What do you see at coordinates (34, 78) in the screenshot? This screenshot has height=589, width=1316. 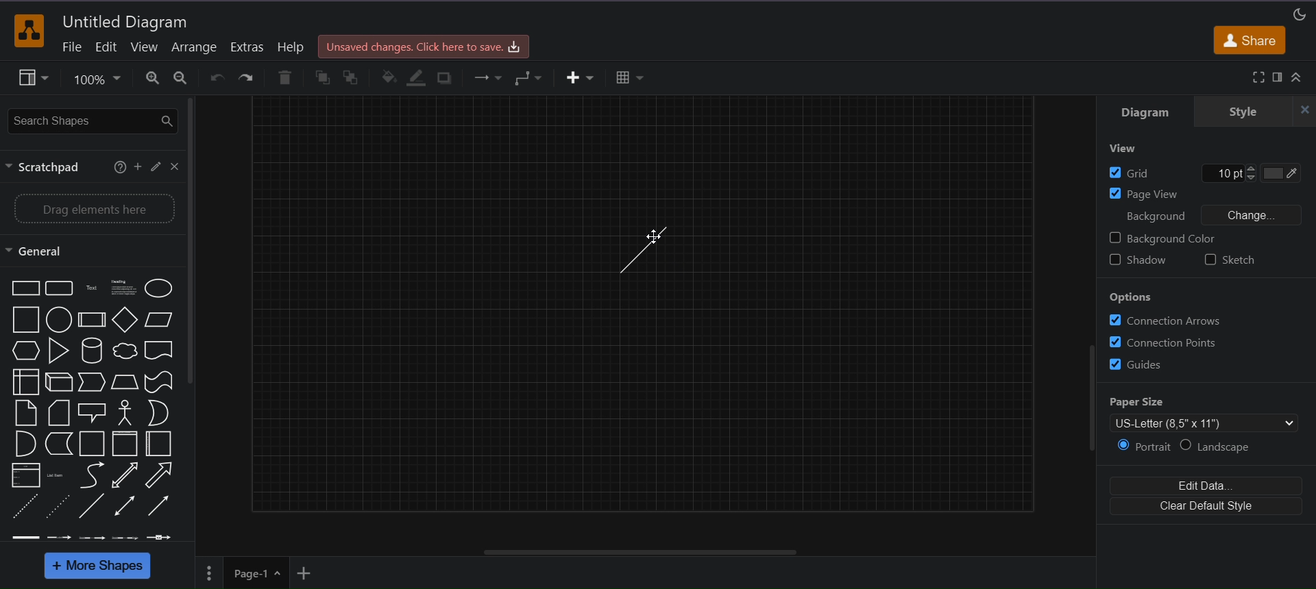 I see `view` at bounding box center [34, 78].